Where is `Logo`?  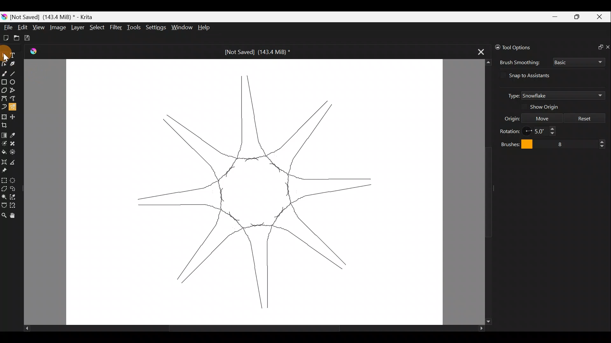
Logo is located at coordinates (36, 52).